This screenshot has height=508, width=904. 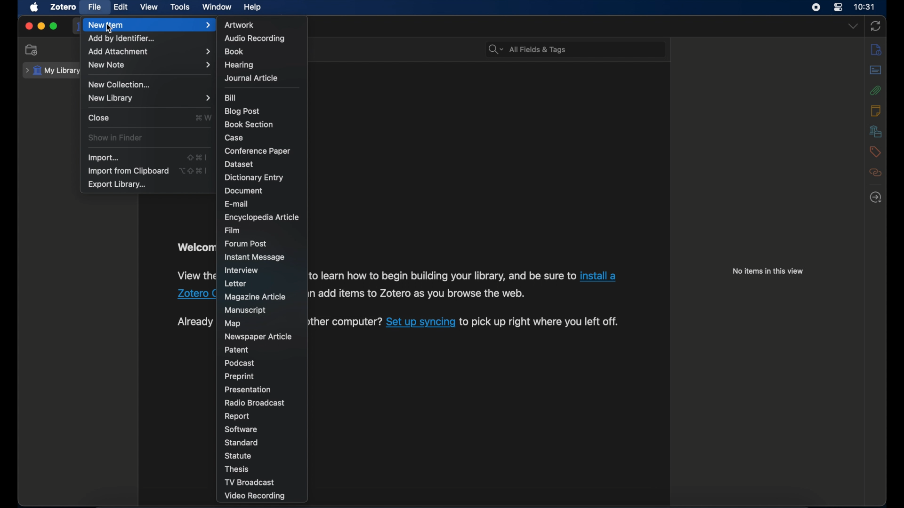 I want to click on , so click(x=420, y=322).